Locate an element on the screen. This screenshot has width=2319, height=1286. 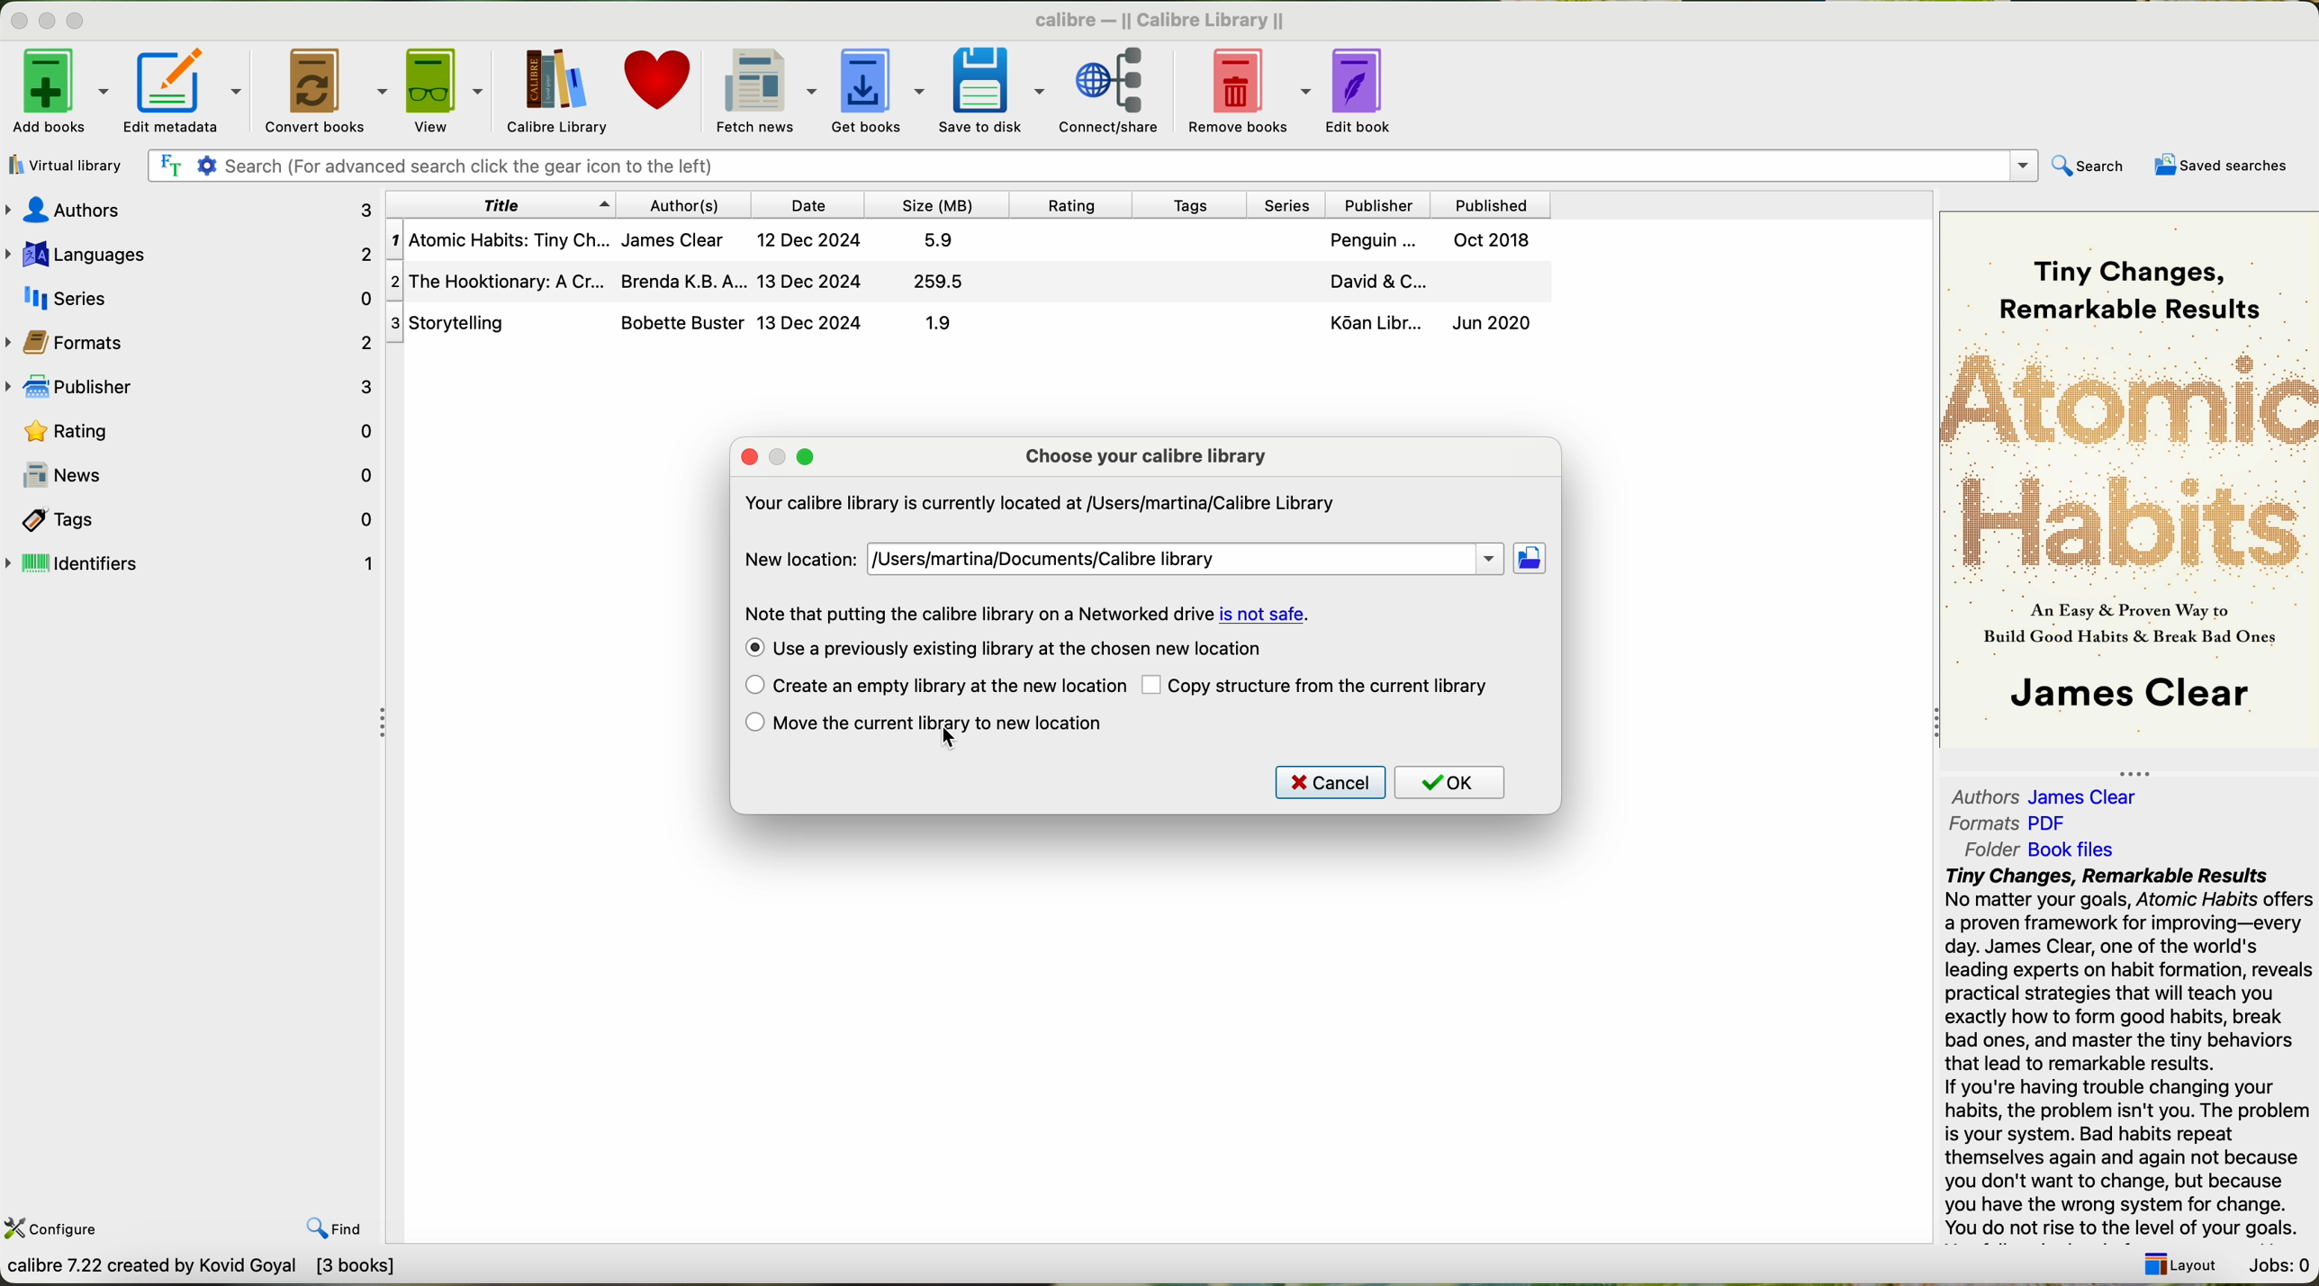
edit metadata is located at coordinates (184, 89).